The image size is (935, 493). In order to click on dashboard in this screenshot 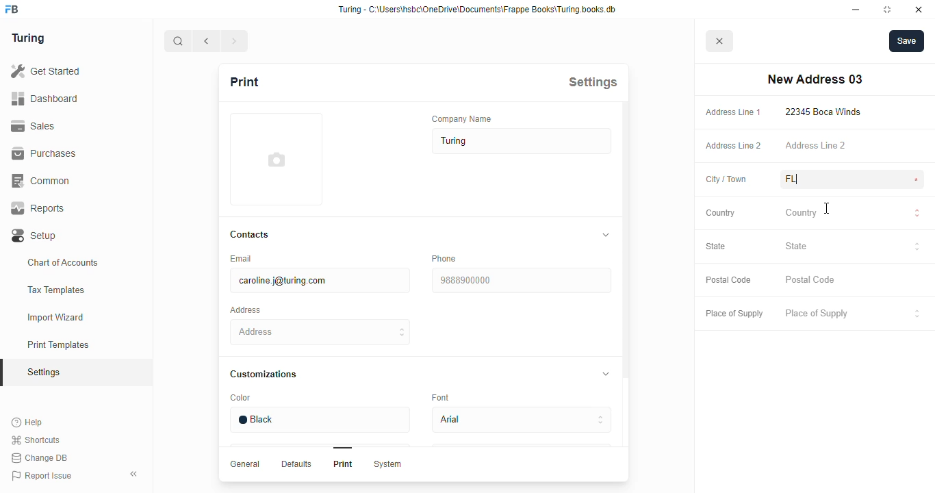, I will do `click(44, 98)`.